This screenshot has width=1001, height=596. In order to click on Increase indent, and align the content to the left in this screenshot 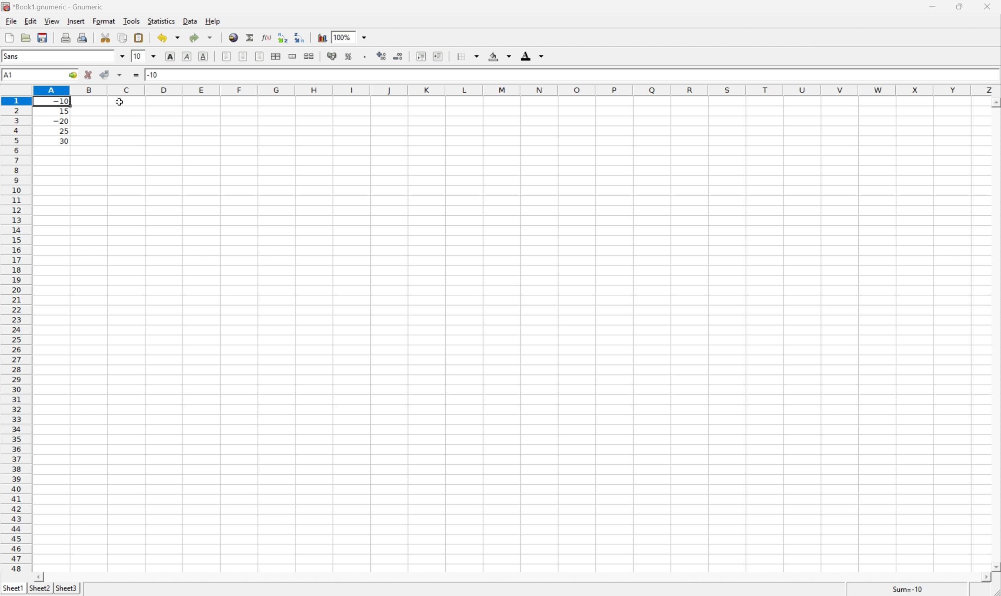, I will do `click(437, 56)`.